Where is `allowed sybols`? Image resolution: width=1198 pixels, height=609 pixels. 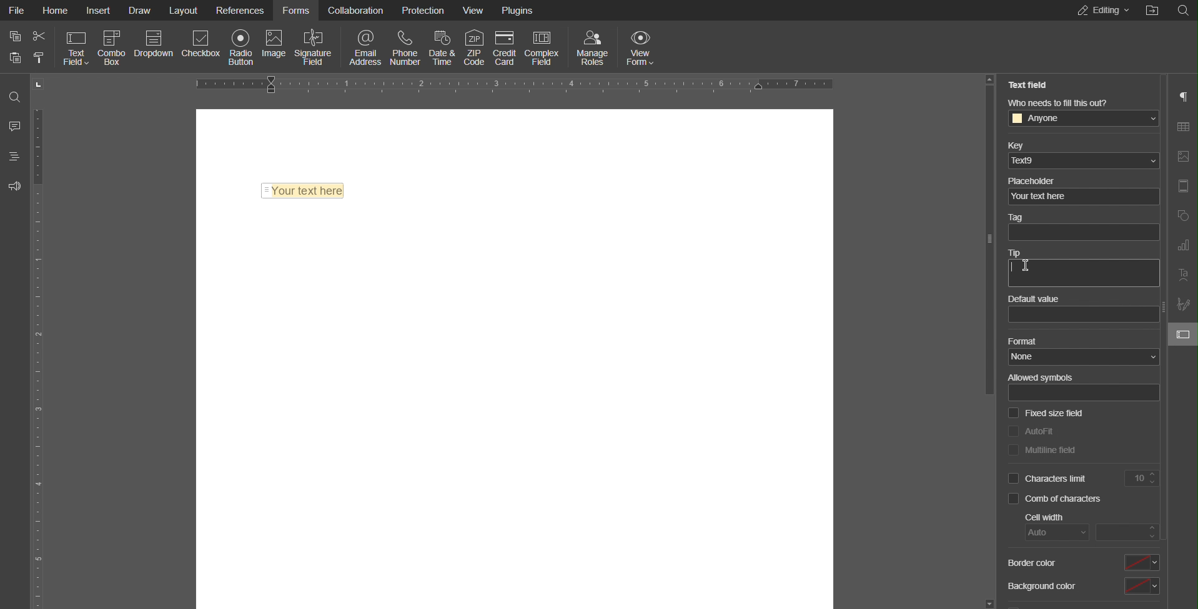 allowed sybols is located at coordinates (1085, 392).